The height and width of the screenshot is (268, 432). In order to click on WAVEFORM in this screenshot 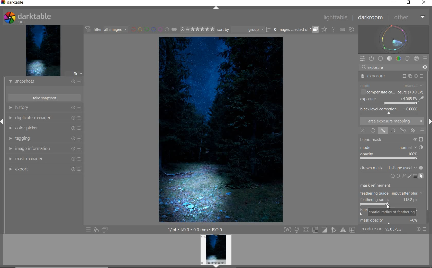, I will do `click(393, 39)`.